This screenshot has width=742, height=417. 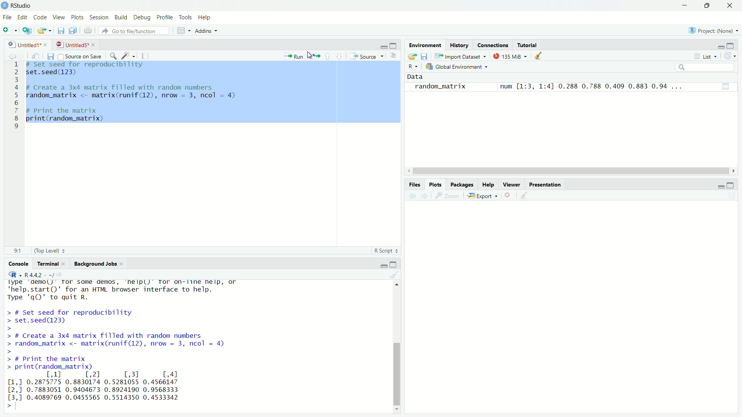 What do you see at coordinates (527, 195) in the screenshot?
I see `clear` at bounding box center [527, 195].